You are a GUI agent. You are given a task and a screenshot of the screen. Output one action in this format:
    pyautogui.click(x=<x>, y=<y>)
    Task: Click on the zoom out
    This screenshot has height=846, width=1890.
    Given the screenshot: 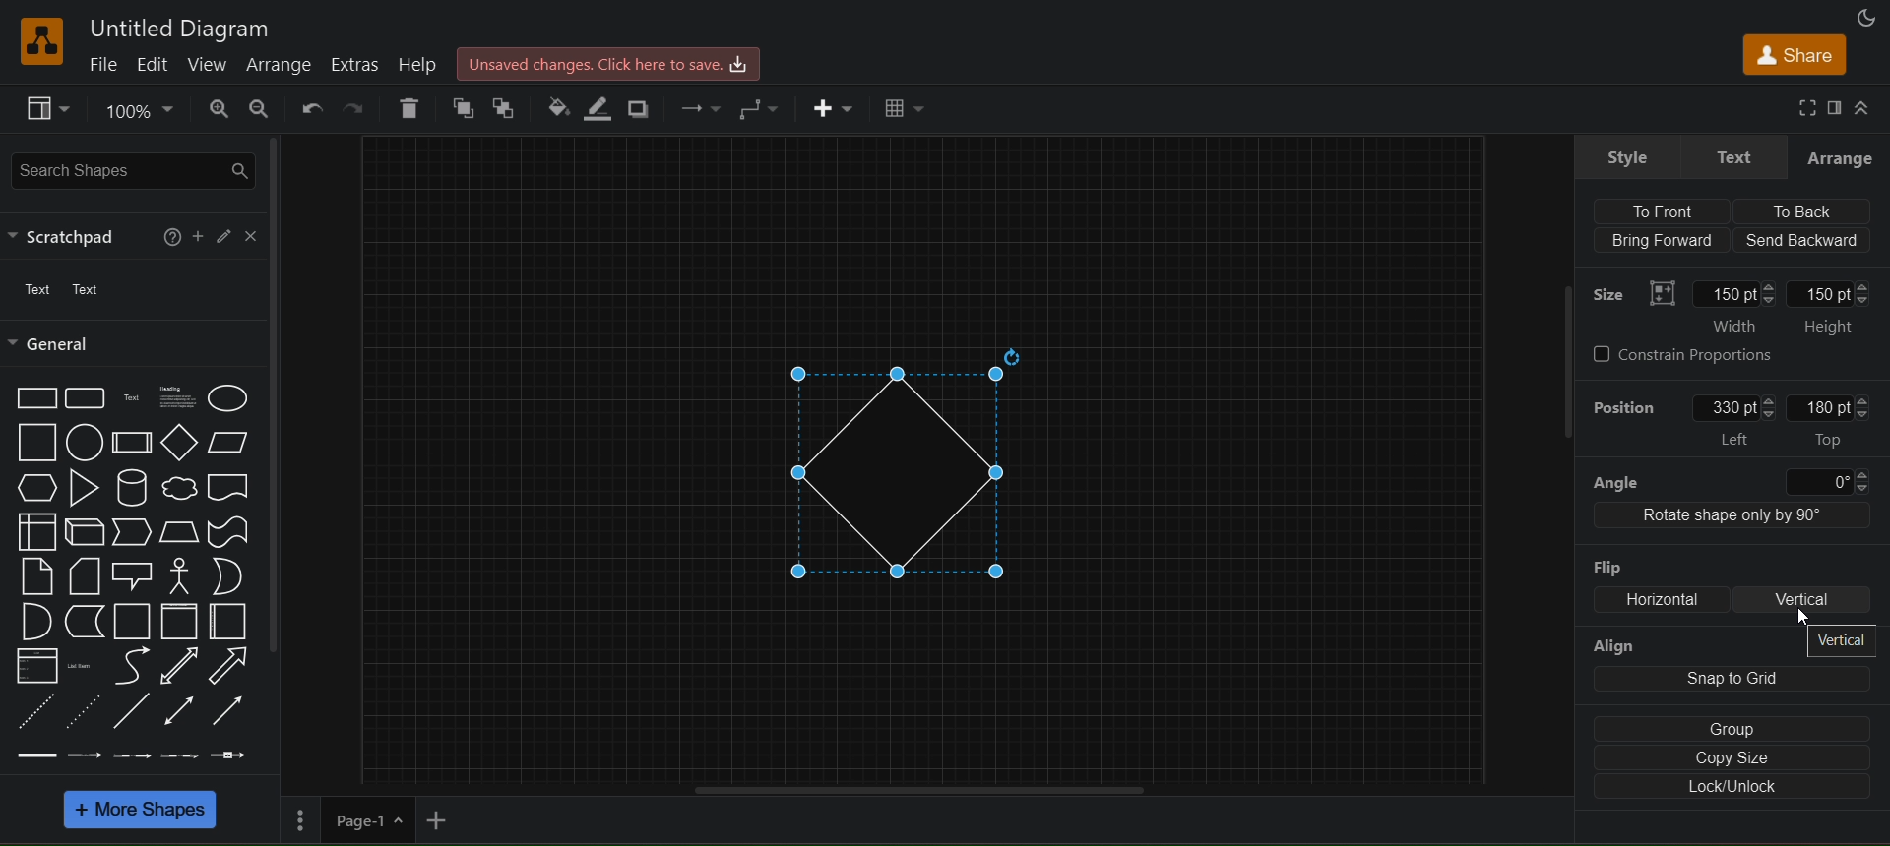 What is the action you would take?
    pyautogui.click(x=262, y=108)
    